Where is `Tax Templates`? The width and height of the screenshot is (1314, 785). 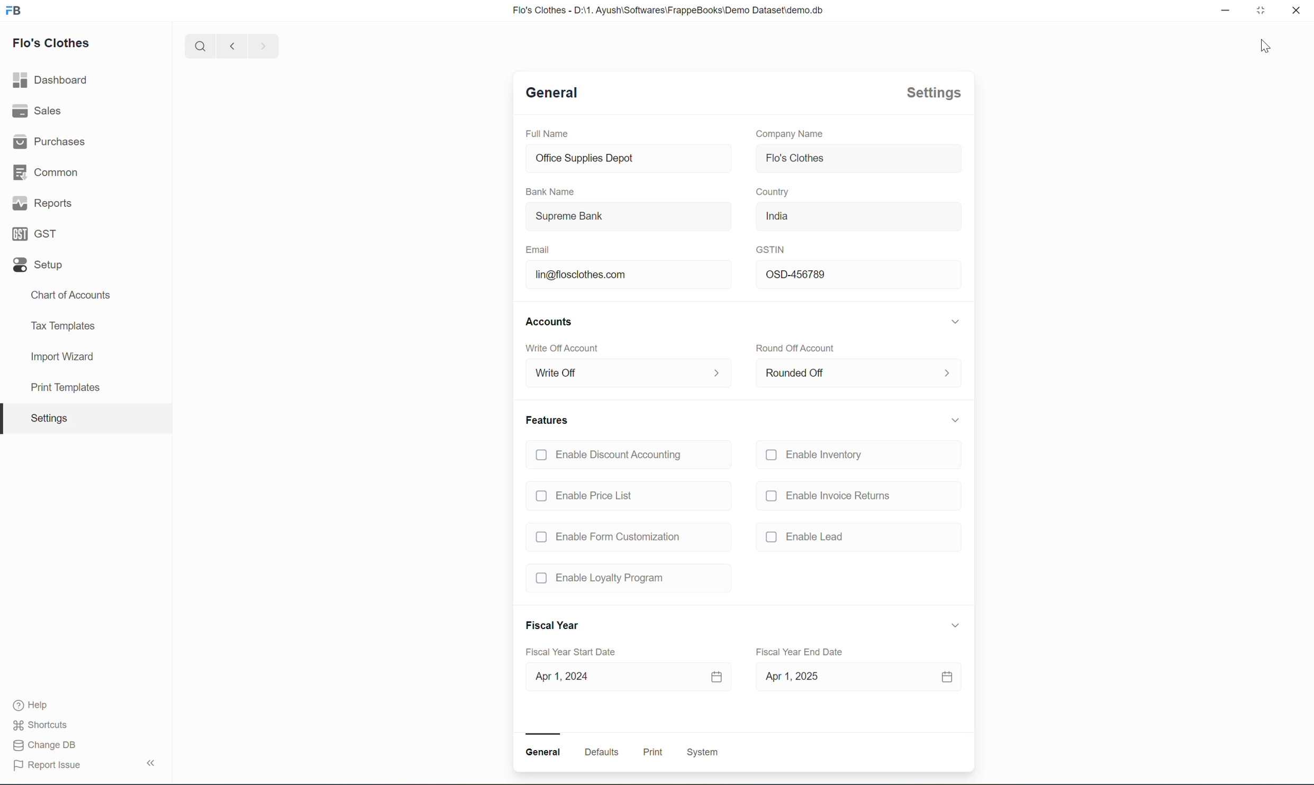 Tax Templates is located at coordinates (62, 327).